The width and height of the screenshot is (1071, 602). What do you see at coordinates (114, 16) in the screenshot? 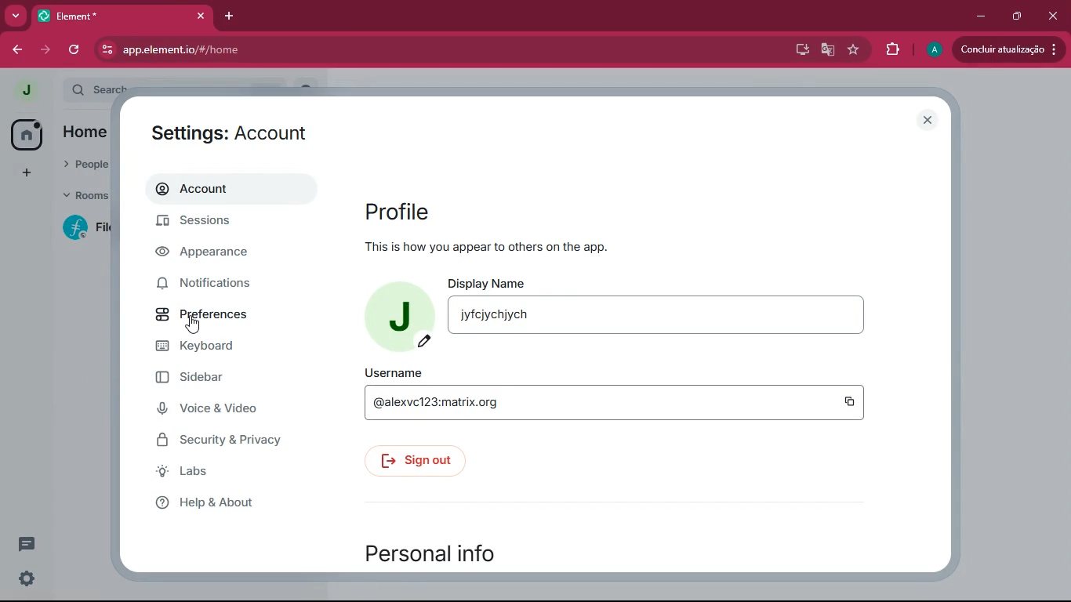
I see `tab` at bounding box center [114, 16].